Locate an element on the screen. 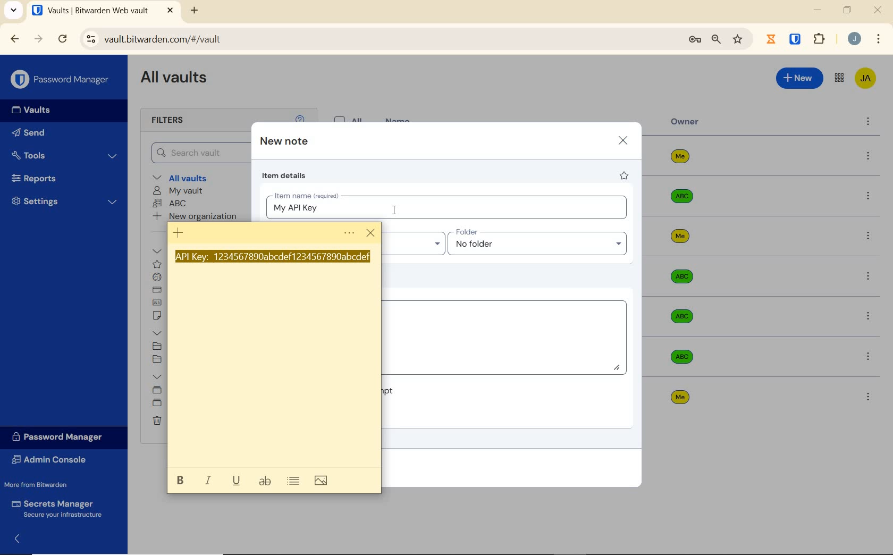 The height and width of the screenshot is (555, 893). Admin Console is located at coordinates (53, 460).